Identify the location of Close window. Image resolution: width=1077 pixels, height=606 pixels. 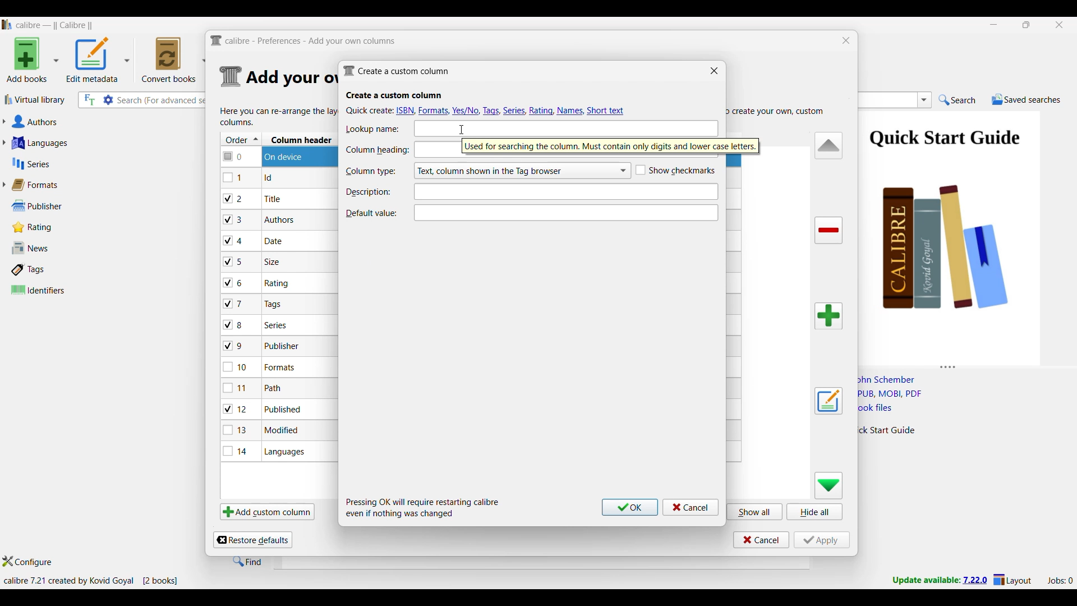
(846, 40).